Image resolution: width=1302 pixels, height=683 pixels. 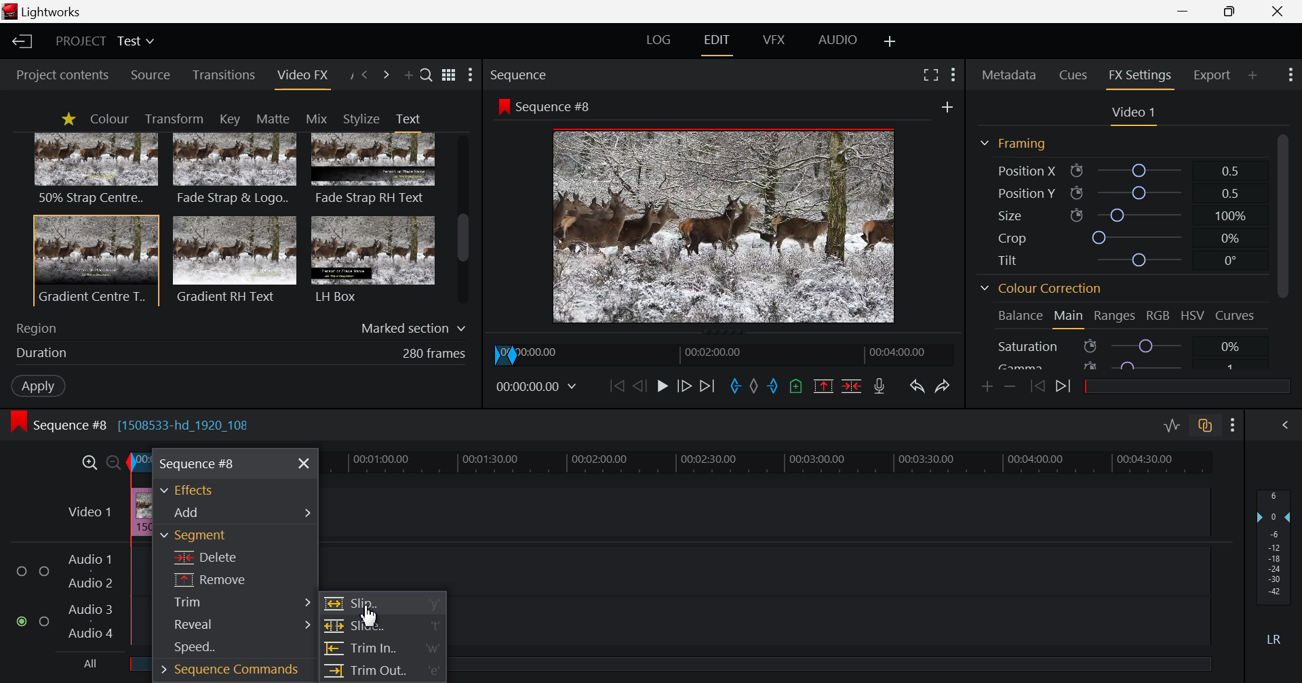 I want to click on Size, so click(x=1120, y=213).